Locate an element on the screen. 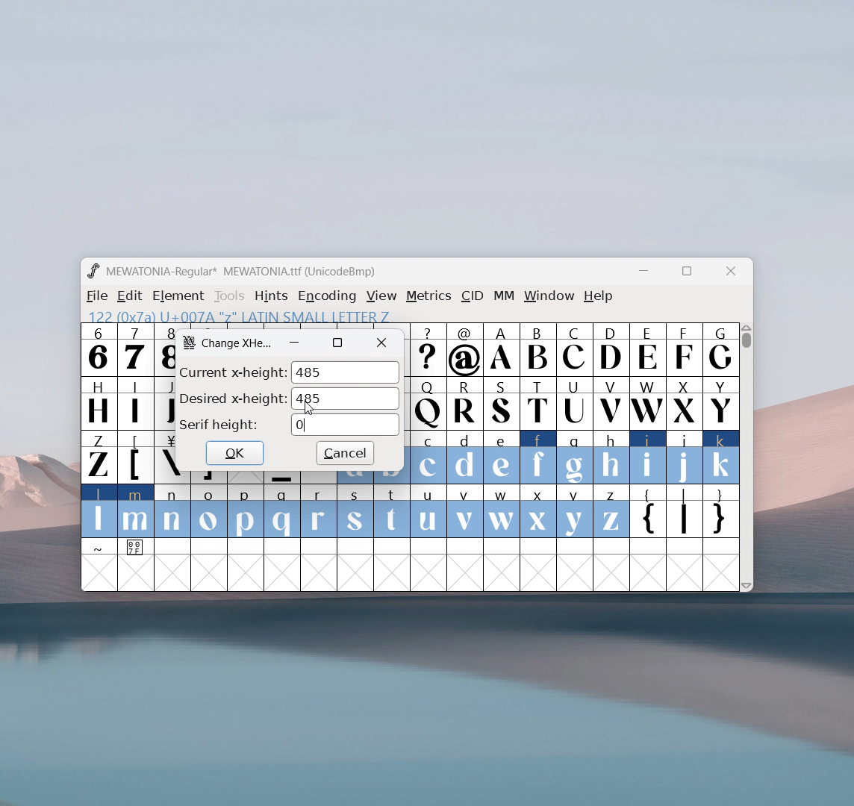 Image resolution: width=854 pixels, height=806 pixels. Vertical is located at coordinates (747, 455).